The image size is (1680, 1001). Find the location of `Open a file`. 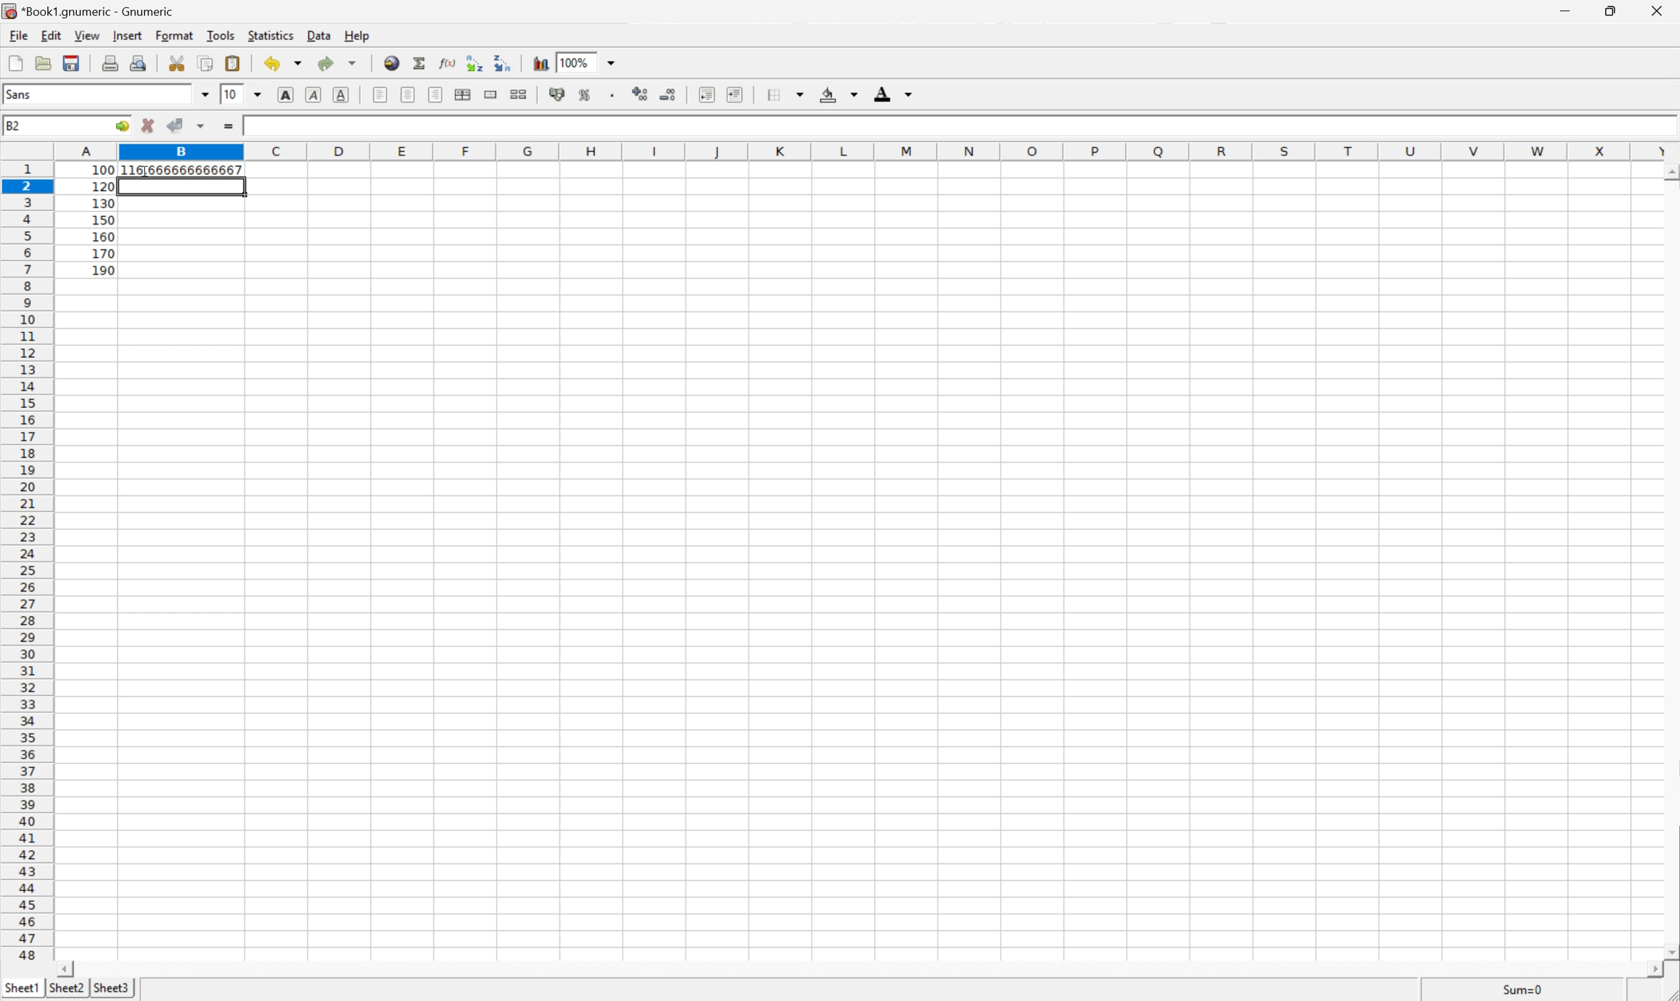

Open a file is located at coordinates (45, 63).